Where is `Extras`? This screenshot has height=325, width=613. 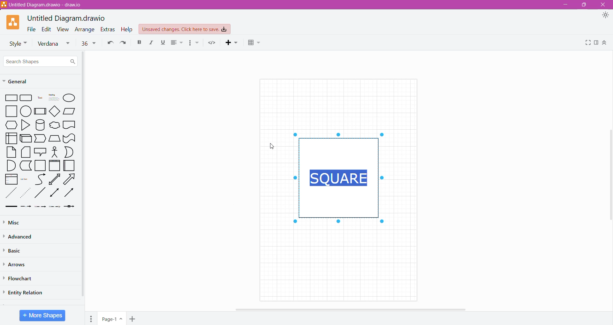
Extras is located at coordinates (108, 29).